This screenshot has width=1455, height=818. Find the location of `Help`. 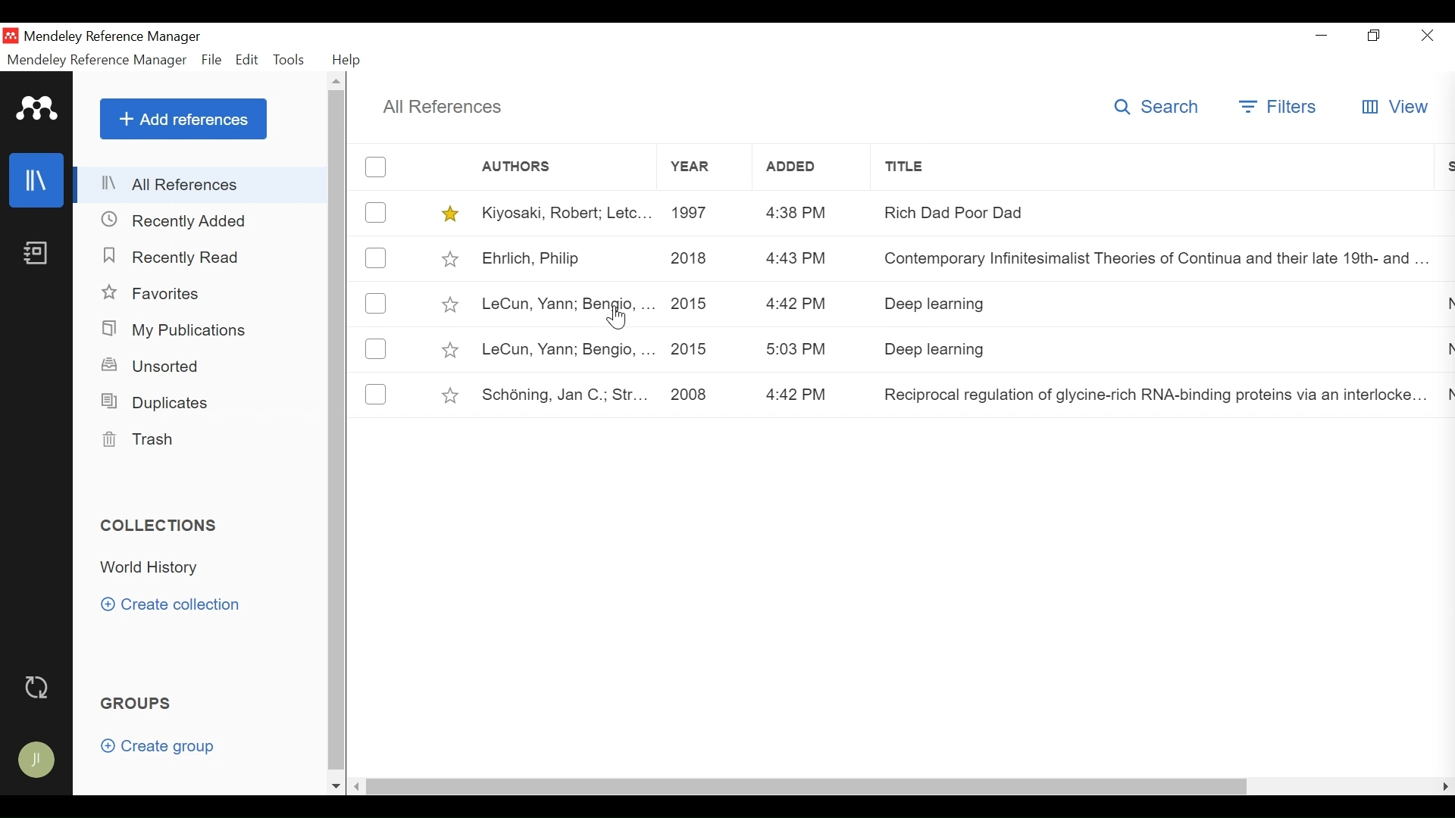

Help is located at coordinates (348, 60).